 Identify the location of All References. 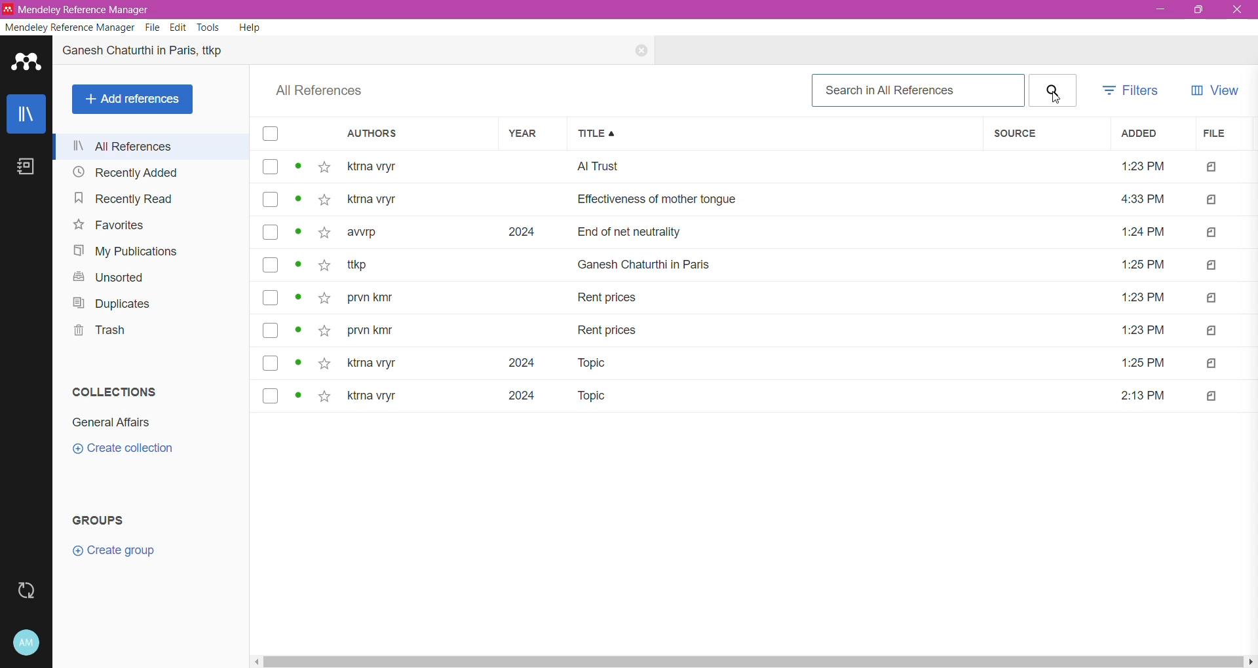
(154, 147).